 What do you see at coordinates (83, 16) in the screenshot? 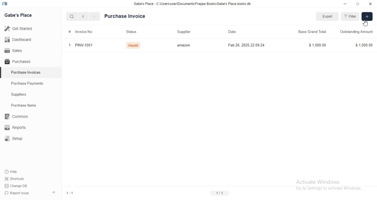
I see `Previous button` at bounding box center [83, 16].